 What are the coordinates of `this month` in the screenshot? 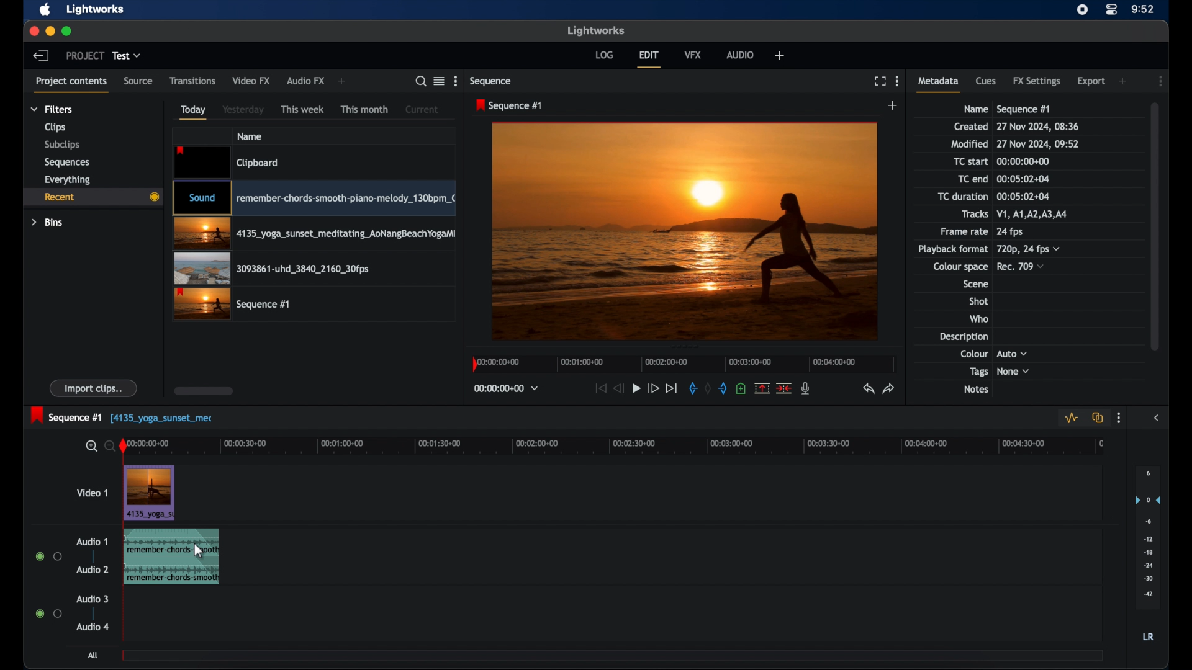 It's located at (365, 110).